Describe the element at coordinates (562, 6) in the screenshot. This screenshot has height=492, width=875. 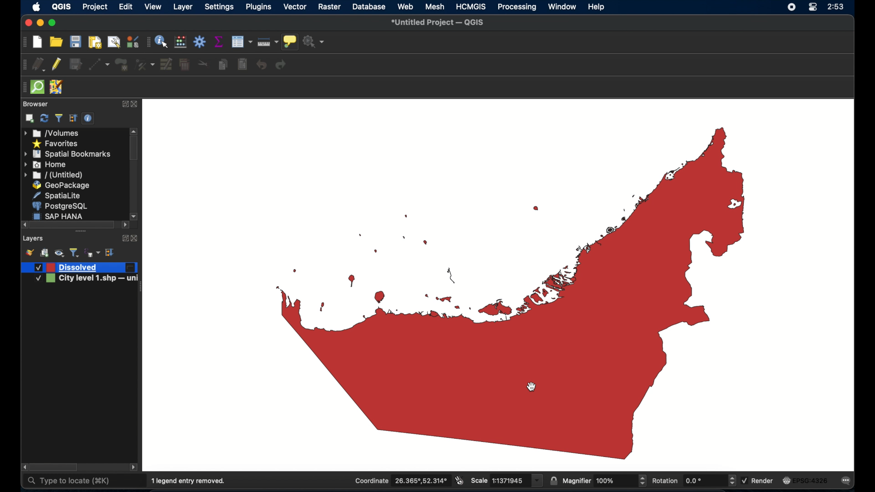
I see `window` at that location.